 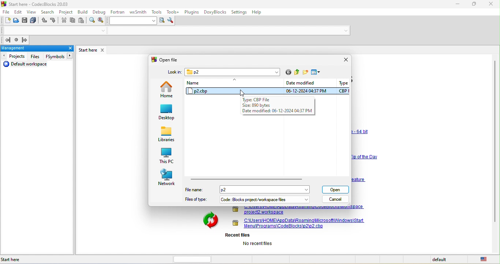 I want to click on dropdown, so click(x=308, y=190).